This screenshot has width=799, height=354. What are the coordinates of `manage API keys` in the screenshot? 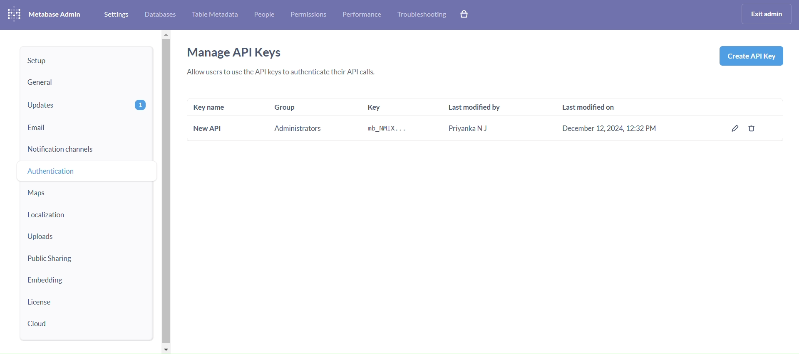 It's located at (298, 63).